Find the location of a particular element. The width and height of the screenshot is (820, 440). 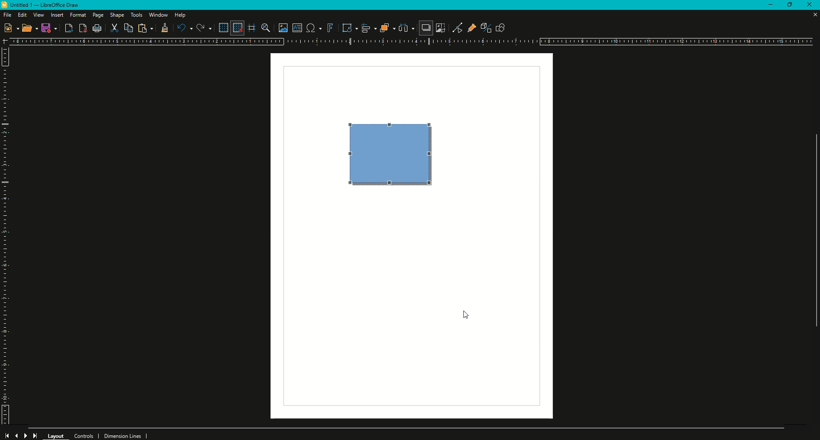

Help is located at coordinates (181, 15).